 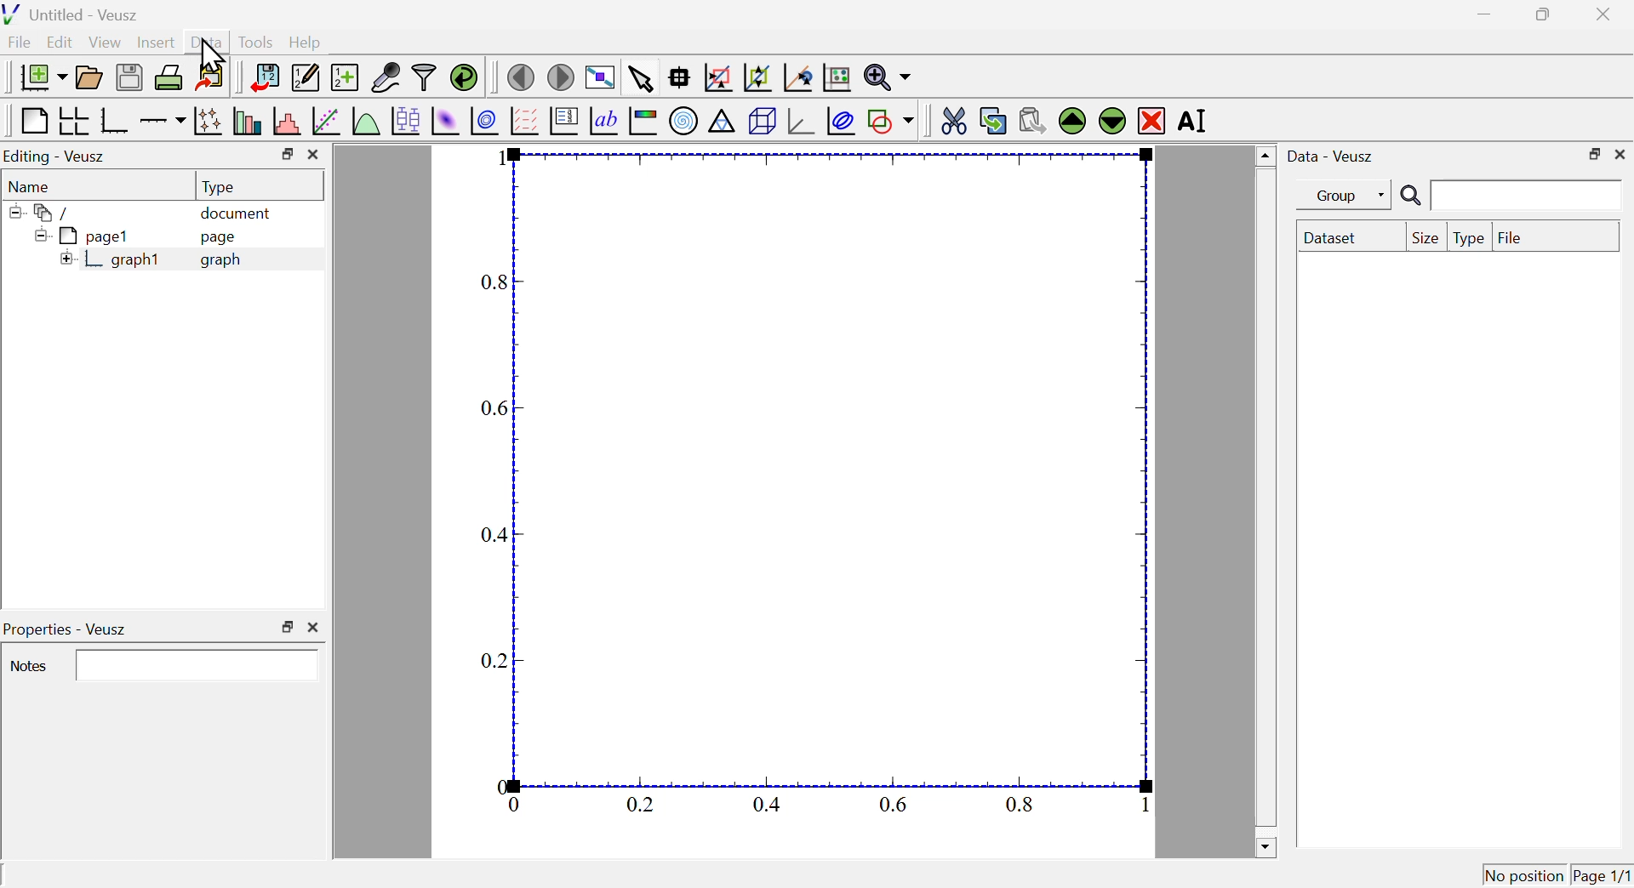 I want to click on help, so click(x=306, y=43).